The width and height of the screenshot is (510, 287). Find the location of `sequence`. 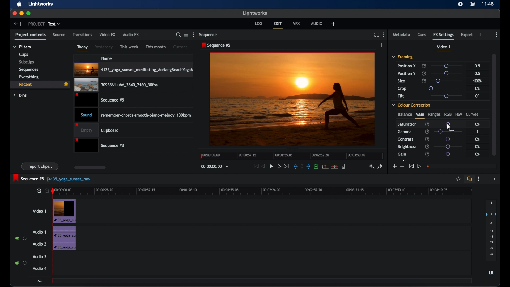

sequence is located at coordinates (209, 35).